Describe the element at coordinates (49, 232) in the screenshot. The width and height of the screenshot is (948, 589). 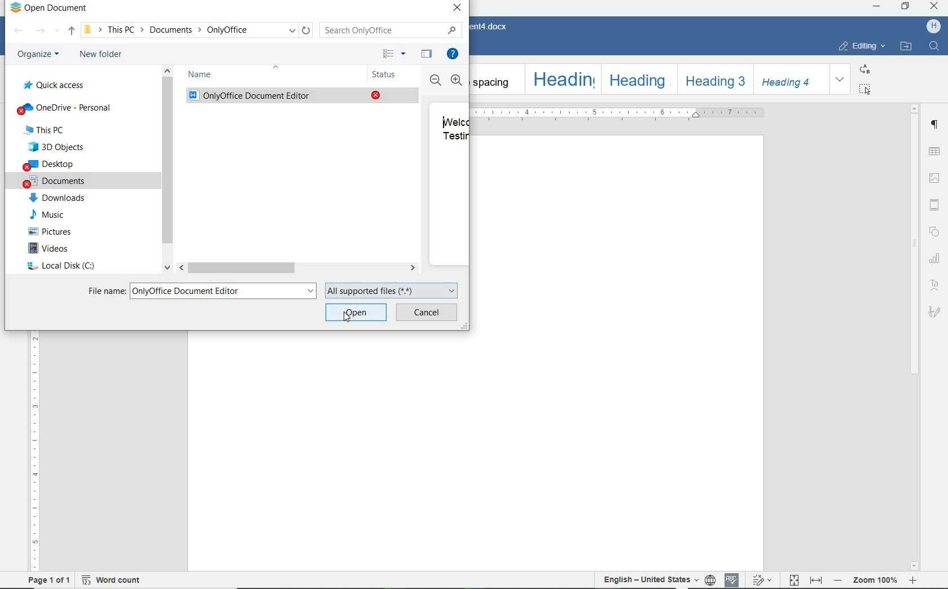
I see `pictures` at that location.